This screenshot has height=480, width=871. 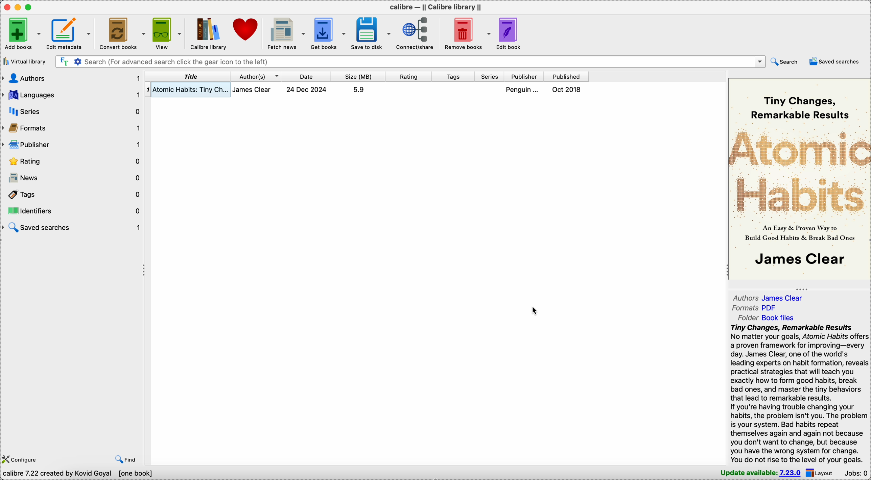 I want to click on fetch news, so click(x=287, y=32).